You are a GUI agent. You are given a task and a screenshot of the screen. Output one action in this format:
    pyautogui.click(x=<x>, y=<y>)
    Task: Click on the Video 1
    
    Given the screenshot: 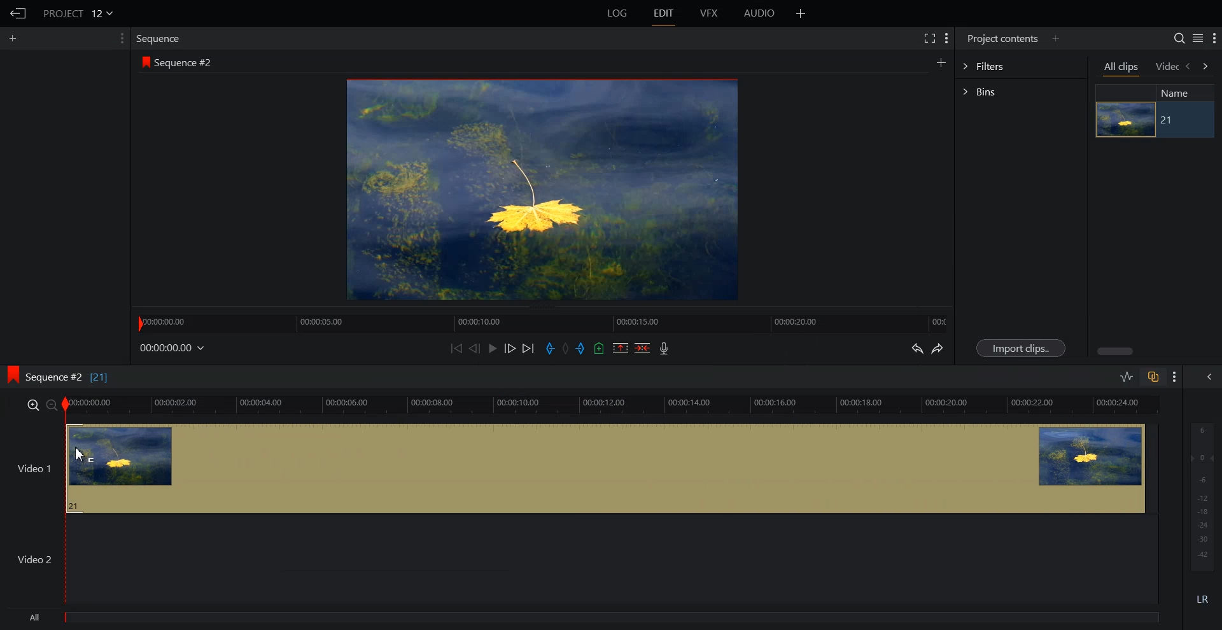 What is the action you would take?
    pyautogui.click(x=581, y=468)
    